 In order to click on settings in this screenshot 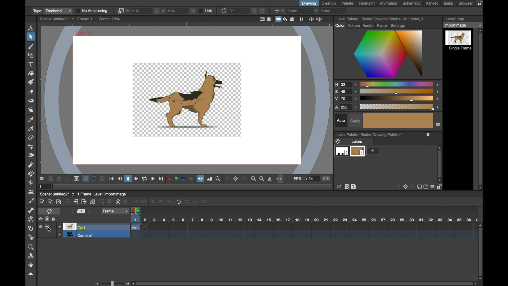, I will do `click(399, 25)`.